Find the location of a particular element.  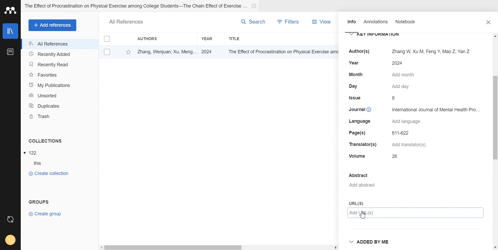

Language Add language is located at coordinates (386, 121).